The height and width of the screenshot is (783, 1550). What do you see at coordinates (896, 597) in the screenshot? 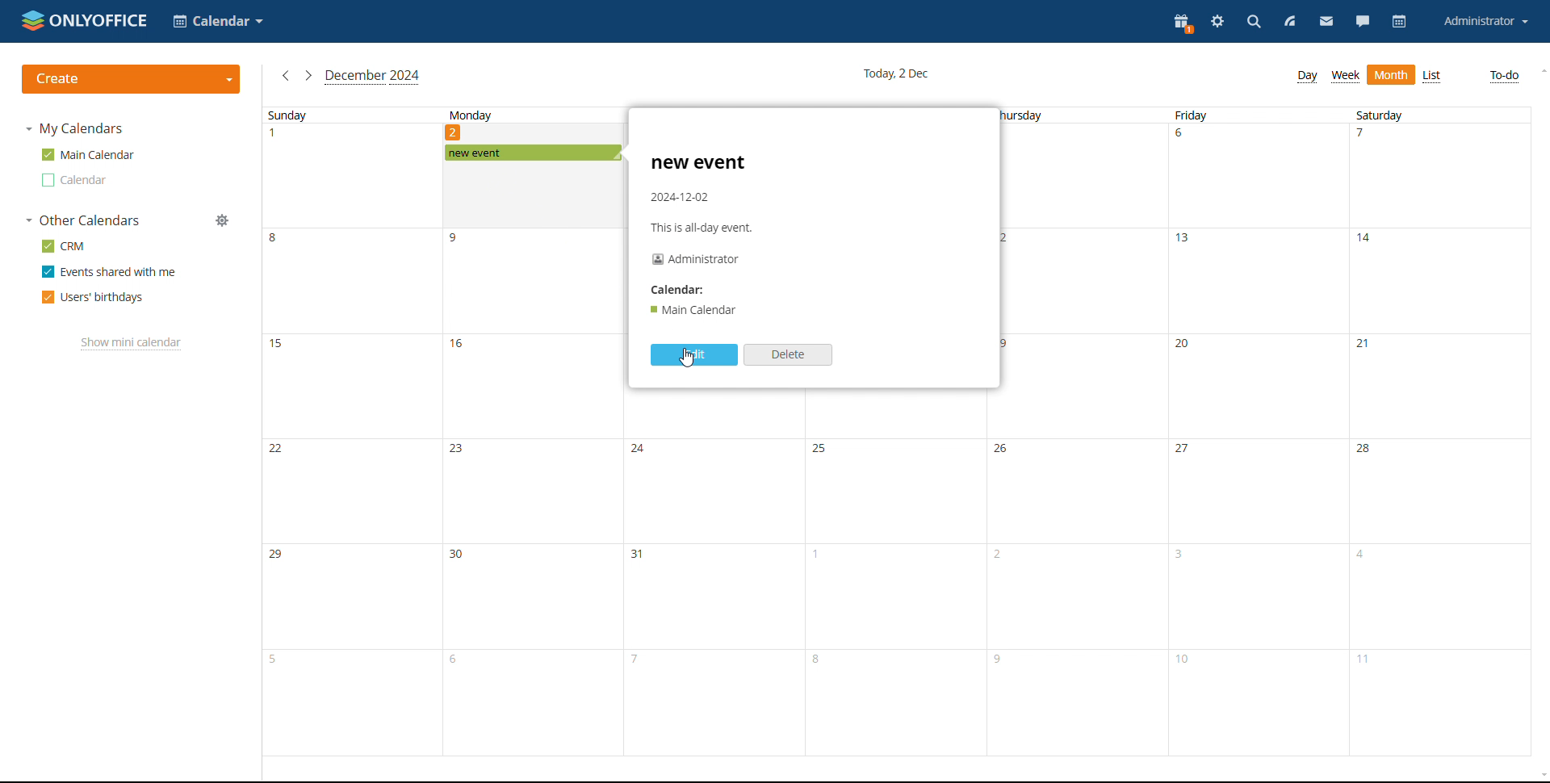
I see `wednesday` at bounding box center [896, 597].